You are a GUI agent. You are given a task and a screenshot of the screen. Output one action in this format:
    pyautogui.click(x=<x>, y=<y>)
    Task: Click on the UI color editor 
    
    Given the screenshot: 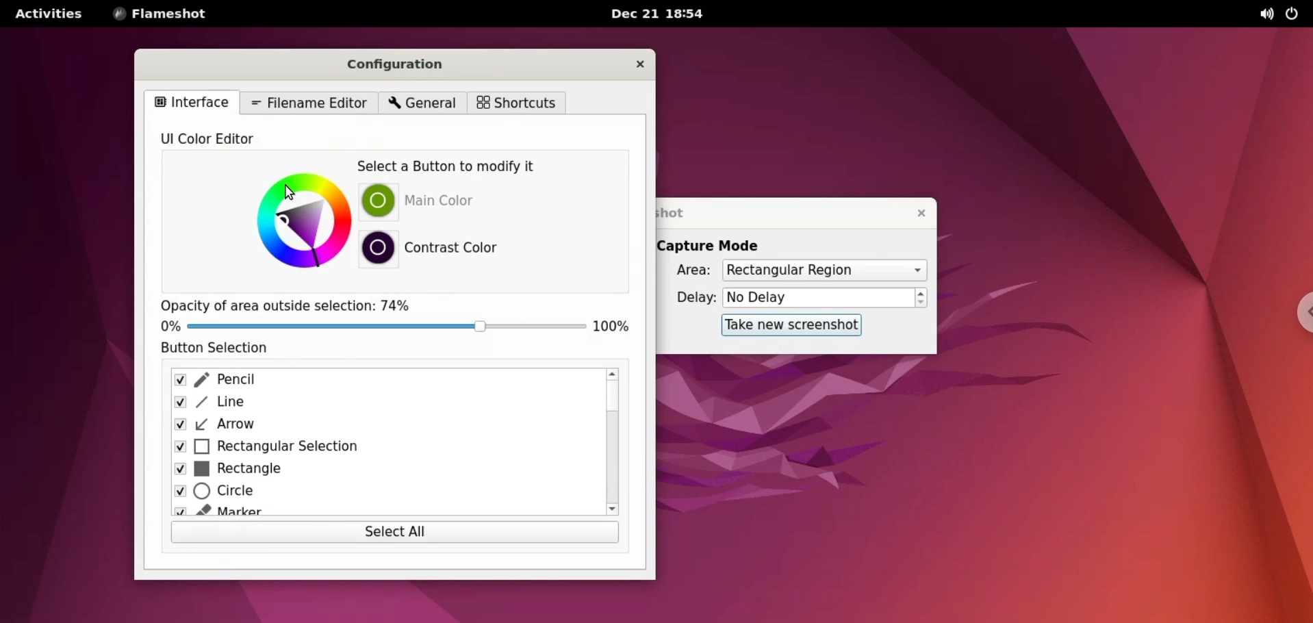 What is the action you would take?
    pyautogui.click(x=215, y=139)
    